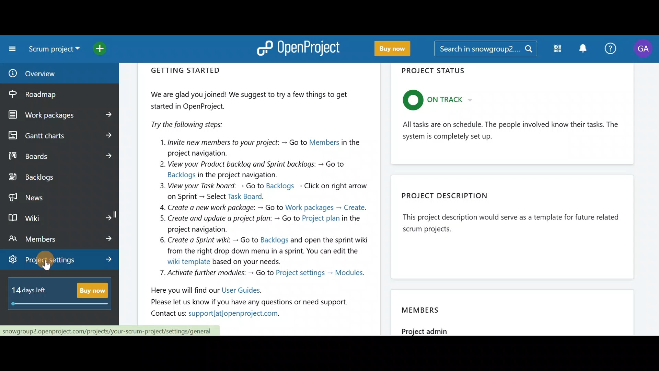  I want to click on Buy now, so click(397, 49).